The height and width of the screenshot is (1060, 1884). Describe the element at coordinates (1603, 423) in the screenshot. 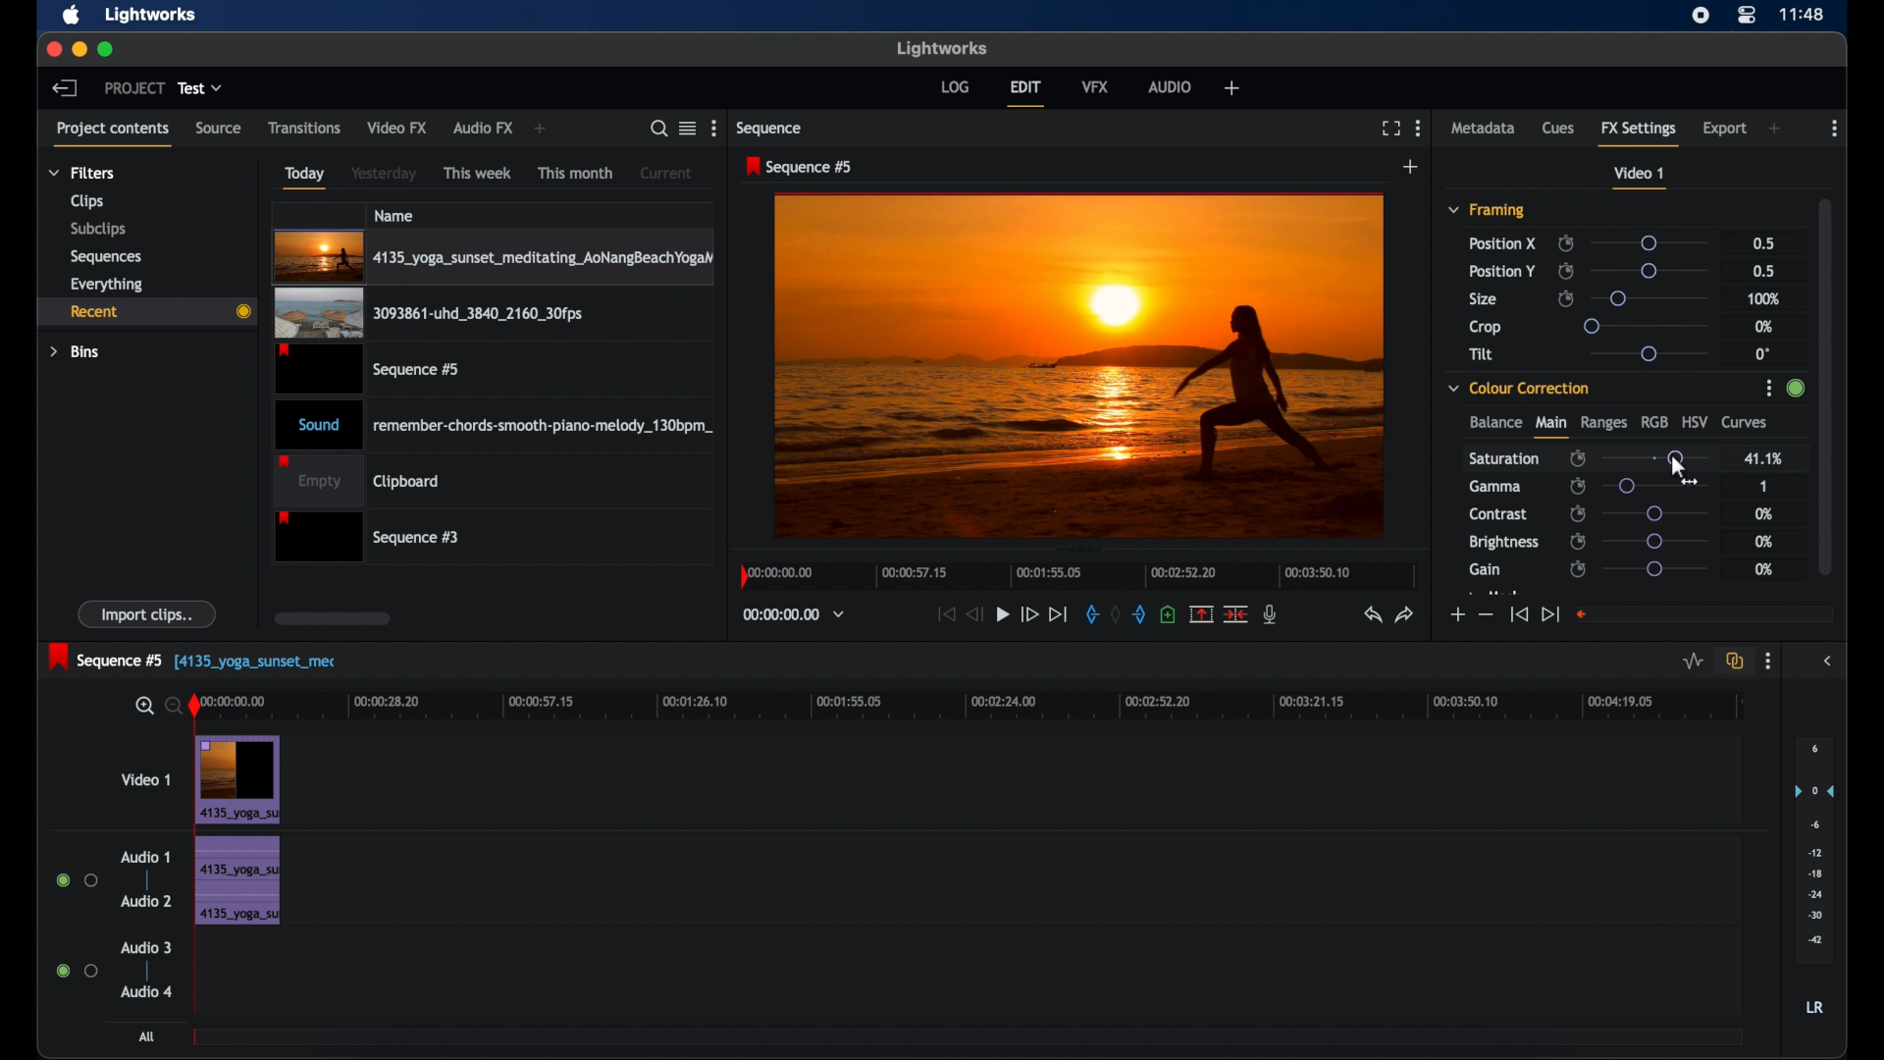

I see `ranges` at that location.